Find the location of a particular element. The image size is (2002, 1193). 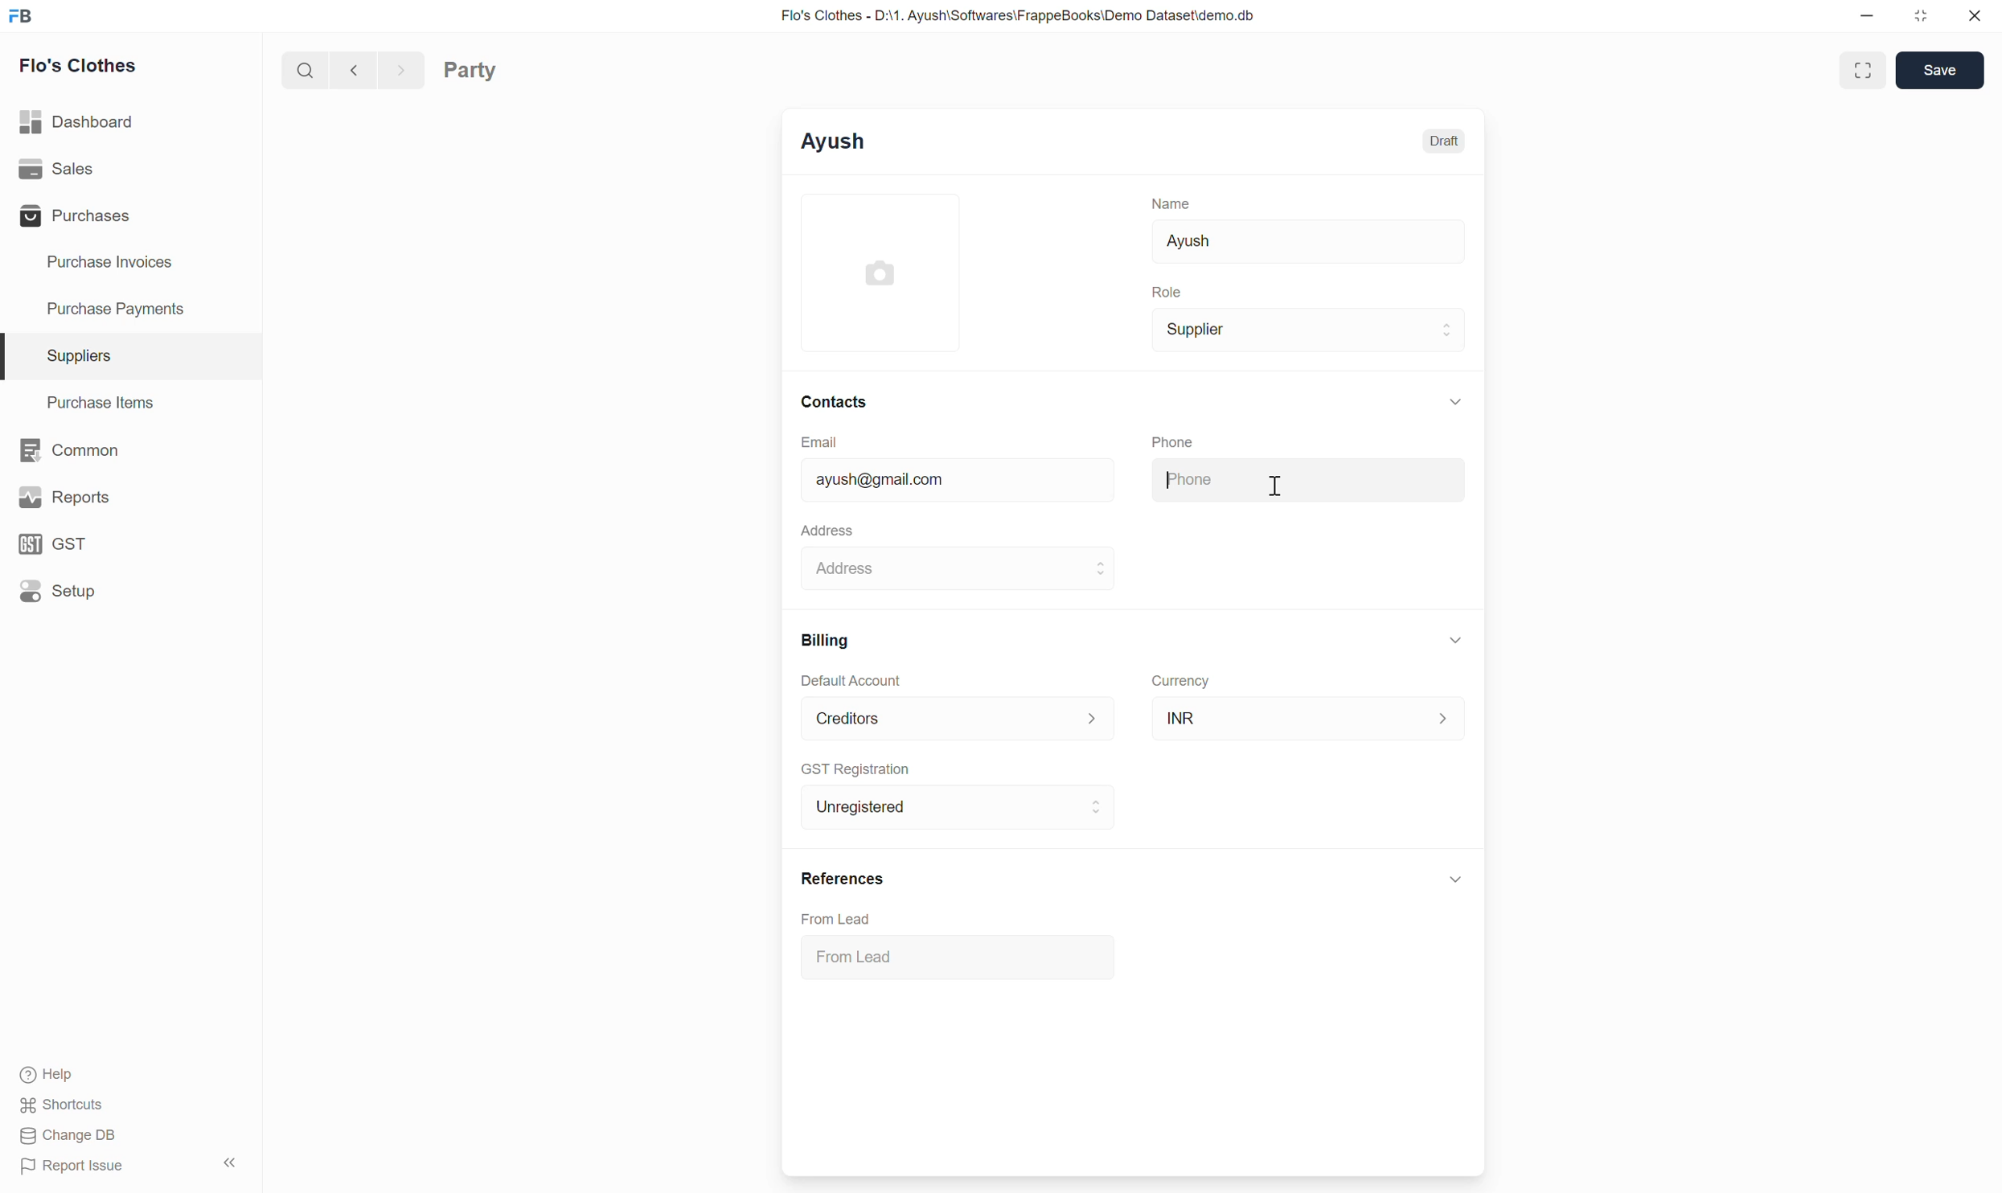

Ayush is located at coordinates (1308, 242).